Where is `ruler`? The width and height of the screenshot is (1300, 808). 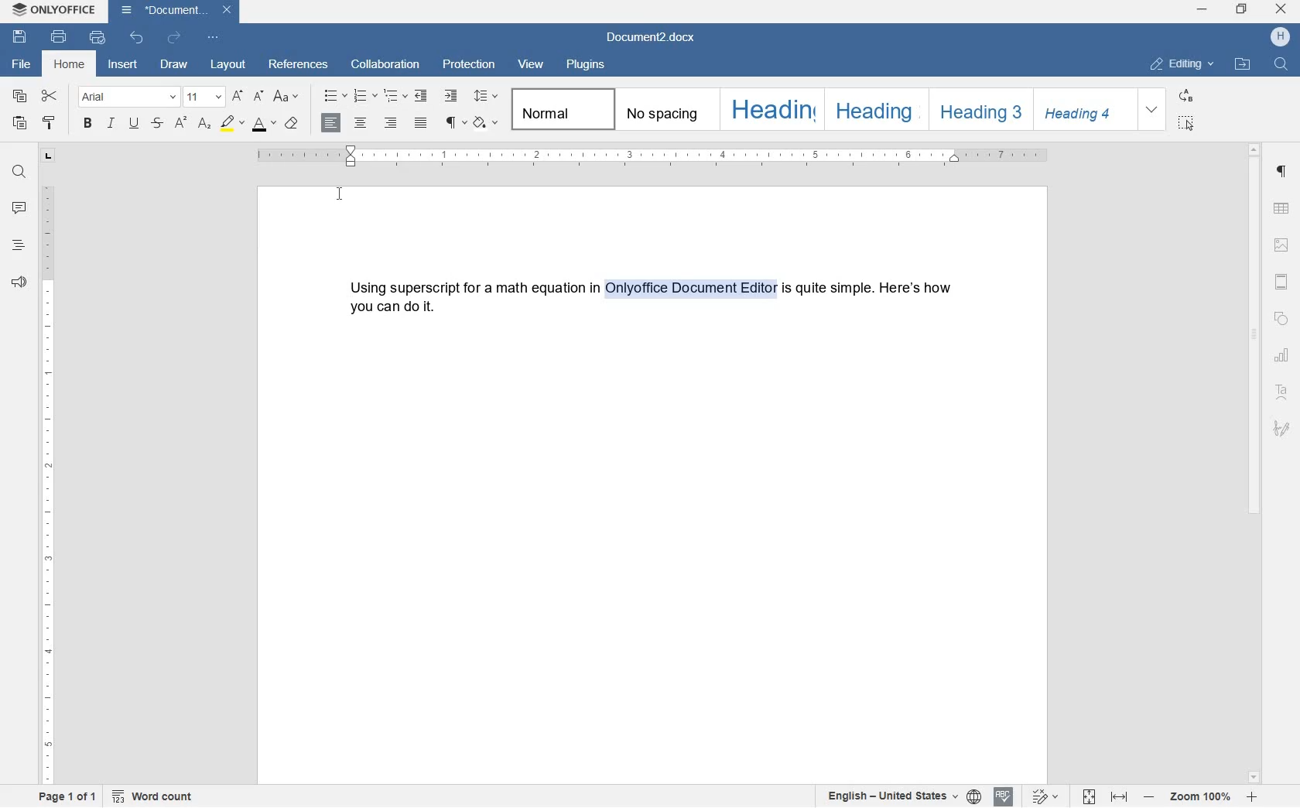
ruler is located at coordinates (654, 156).